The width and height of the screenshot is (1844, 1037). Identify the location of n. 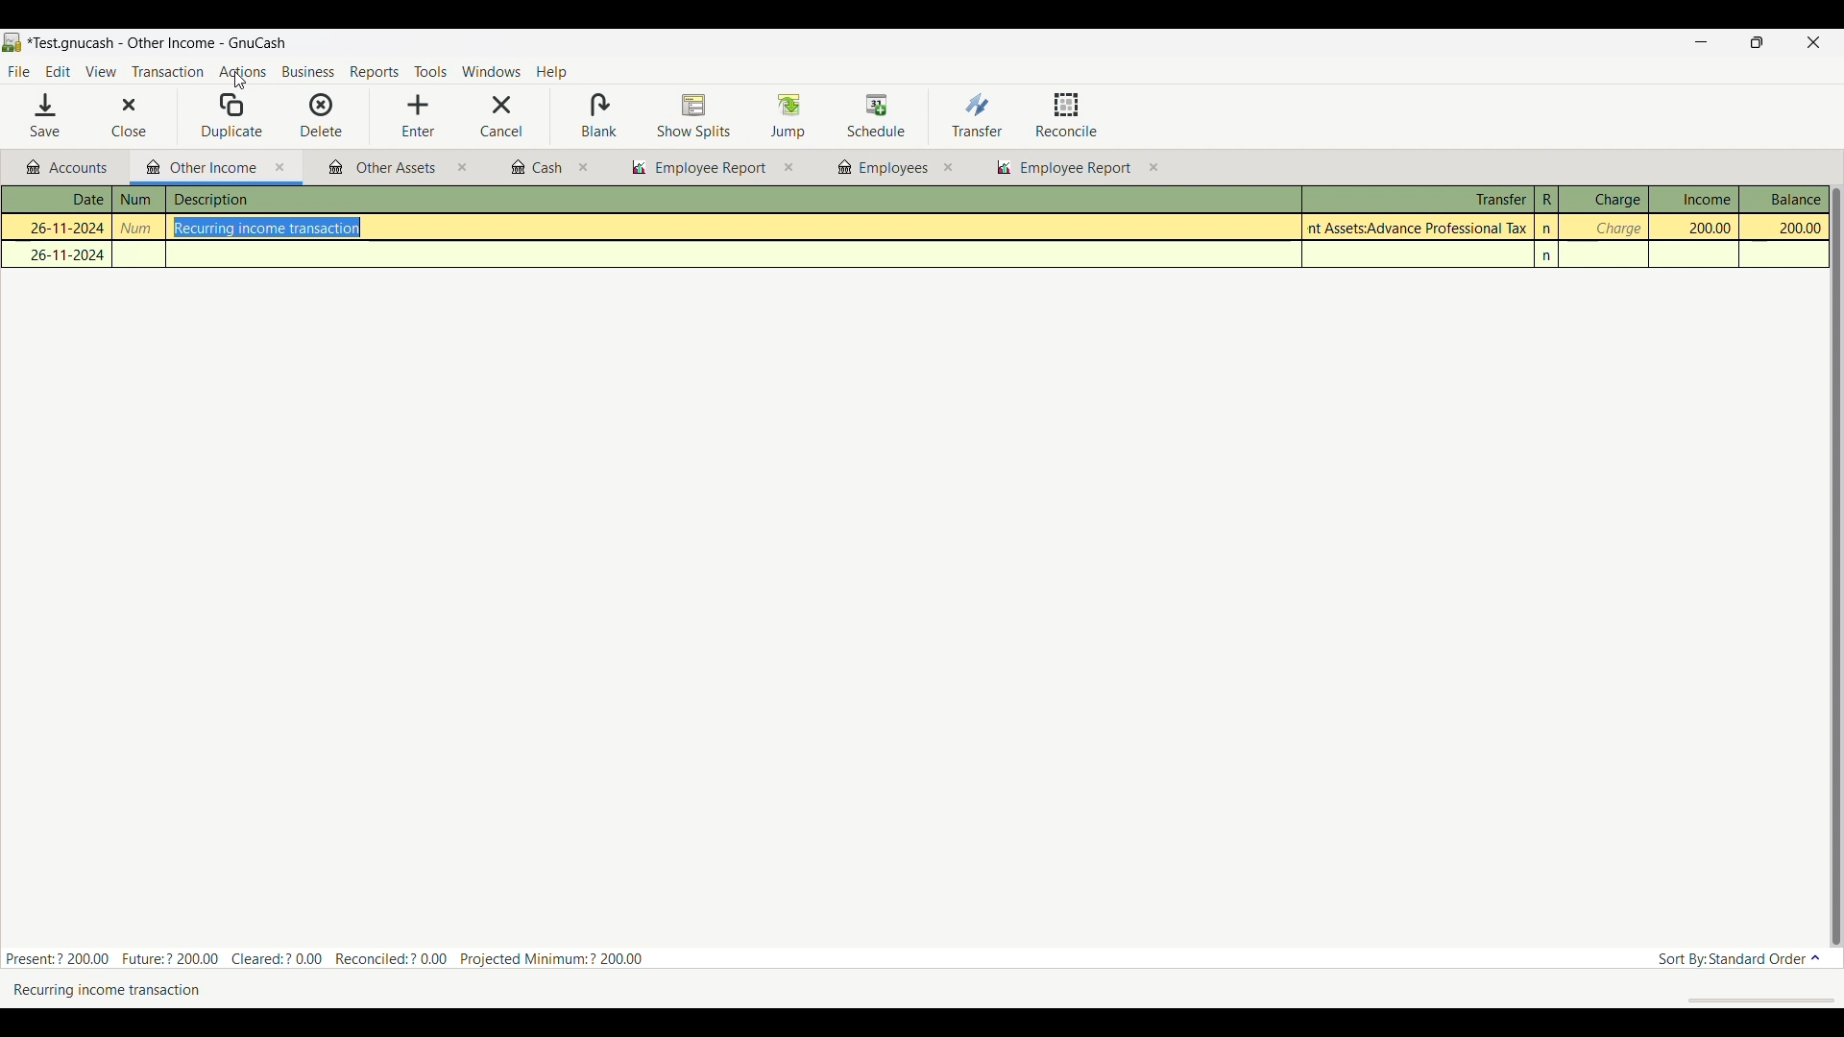
(1548, 229).